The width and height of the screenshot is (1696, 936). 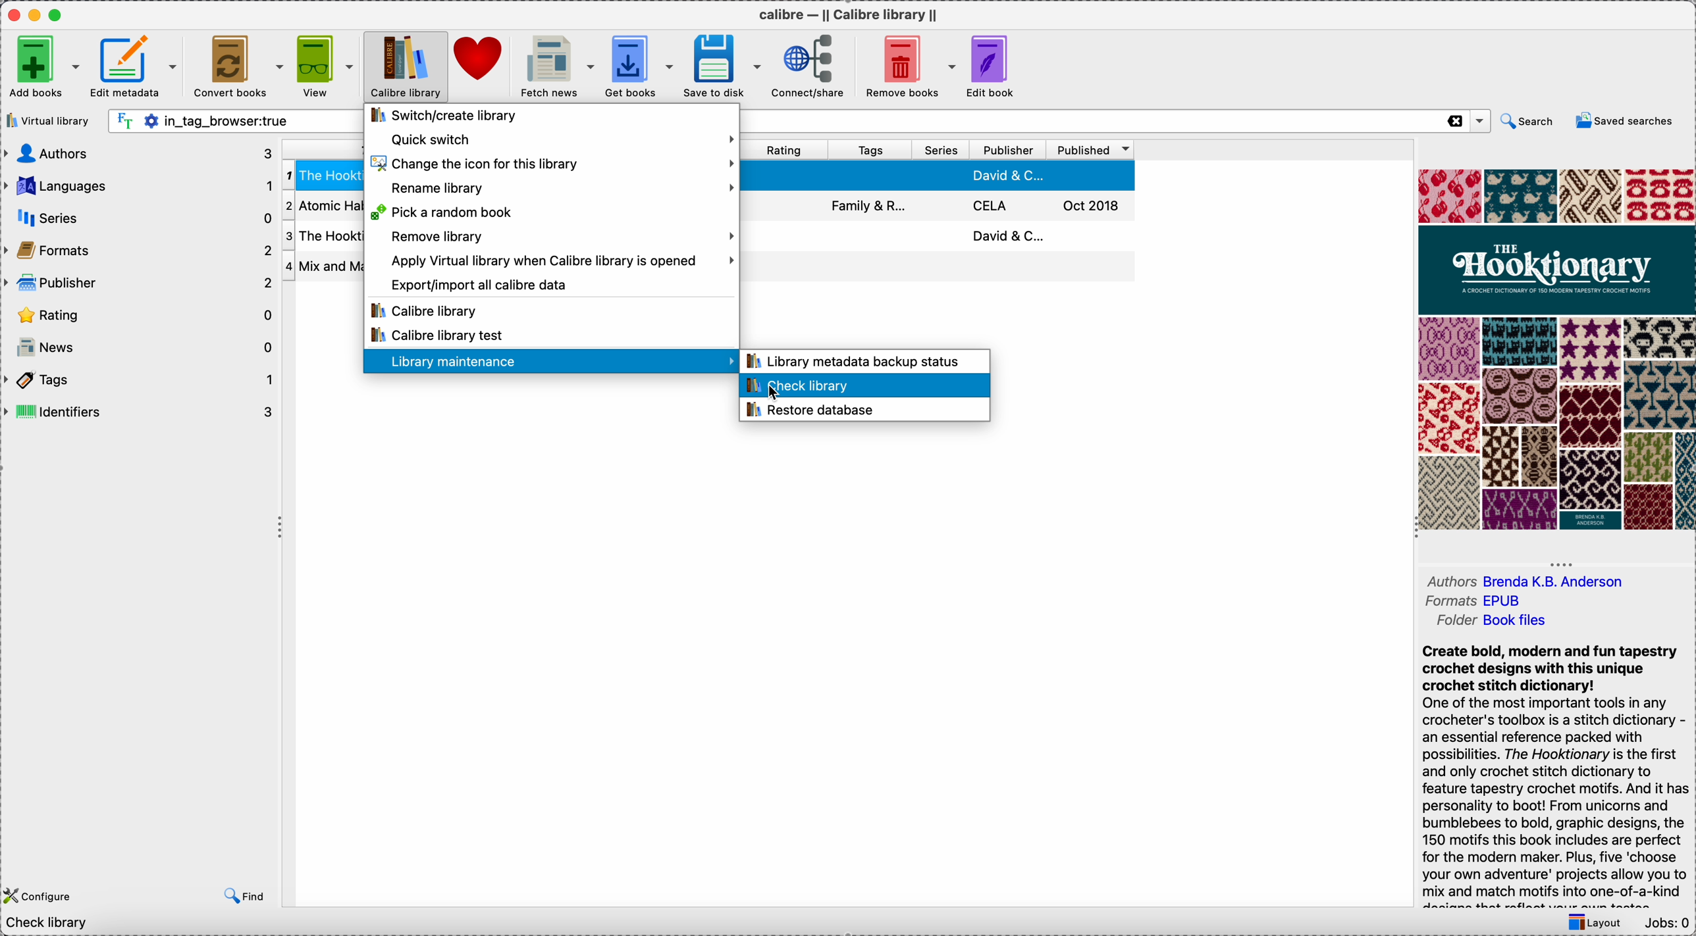 I want to click on connect/share, so click(x=808, y=67).